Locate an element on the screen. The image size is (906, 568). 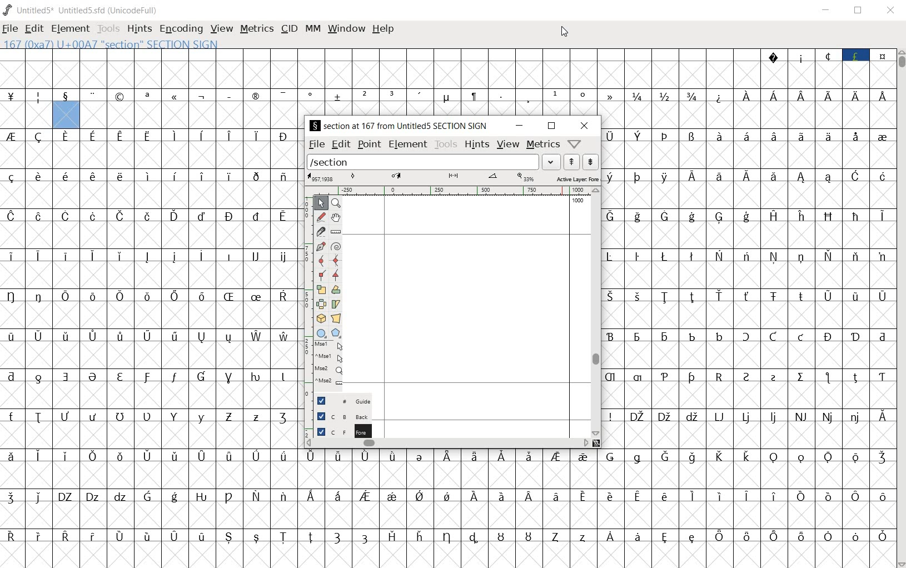
perform a perspective transformation on the selection is located at coordinates (336, 317).